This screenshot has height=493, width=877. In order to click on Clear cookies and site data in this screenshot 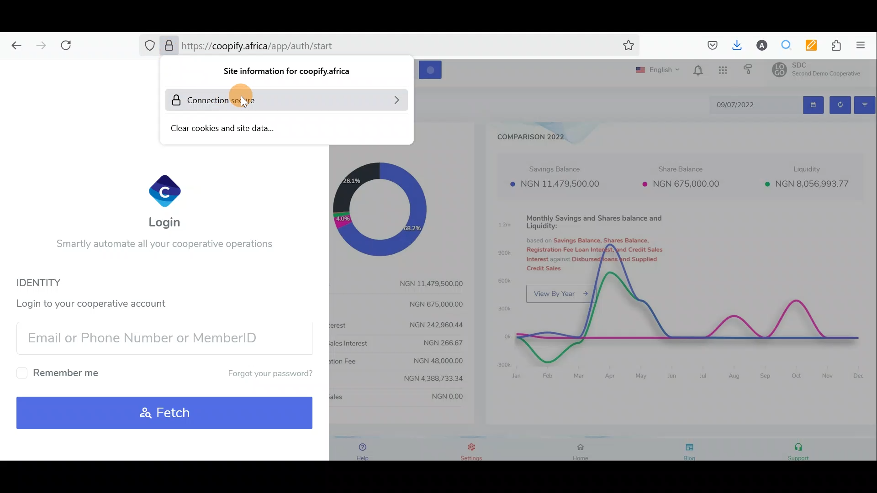, I will do `click(261, 126)`.